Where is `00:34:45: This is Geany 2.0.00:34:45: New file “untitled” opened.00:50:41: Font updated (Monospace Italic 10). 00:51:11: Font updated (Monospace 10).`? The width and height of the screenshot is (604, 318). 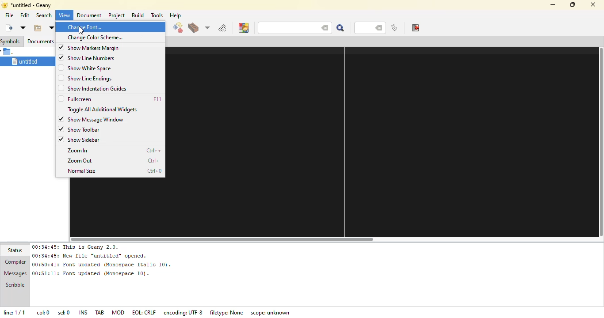 00:34:45: This is Geany 2.0.00:34:45: New file “untitled” opened.00:50:41: Font updated (Monospace Italic 10). 00:51:11: Font updated (Monospace 10). is located at coordinates (101, 260).